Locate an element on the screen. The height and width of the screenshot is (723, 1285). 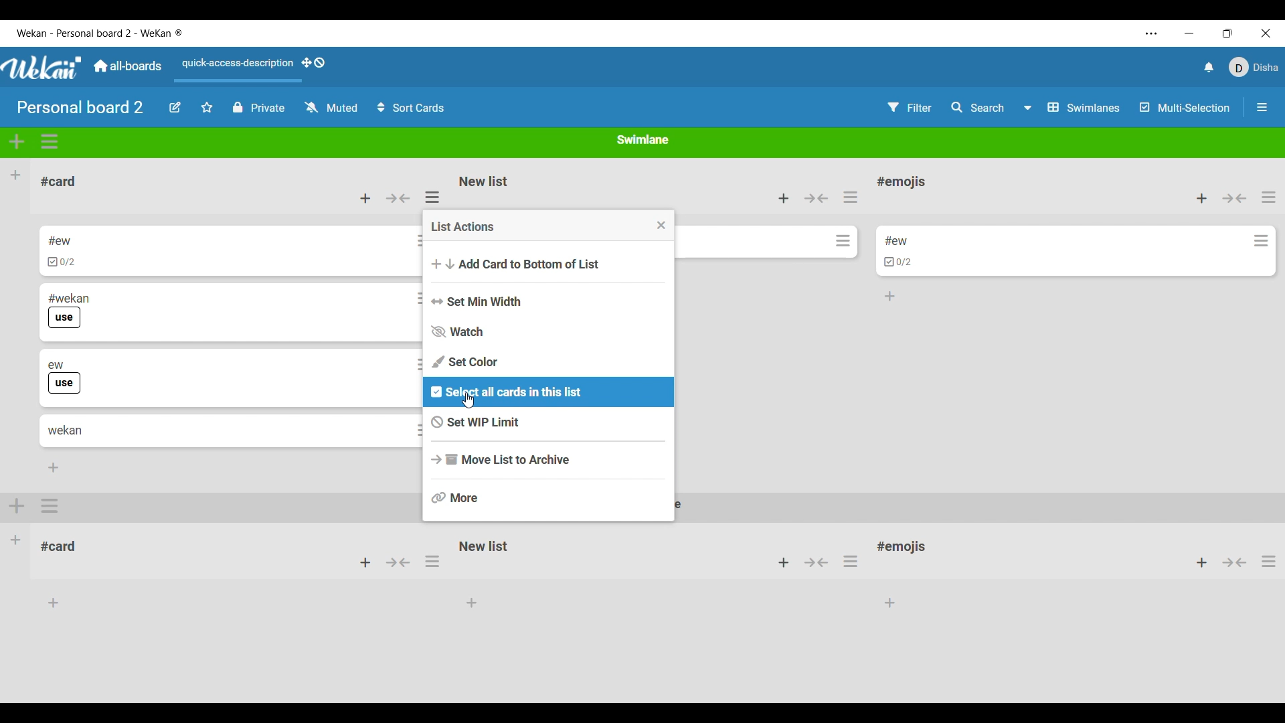
Collapse is located at coordinates (1234, 198).